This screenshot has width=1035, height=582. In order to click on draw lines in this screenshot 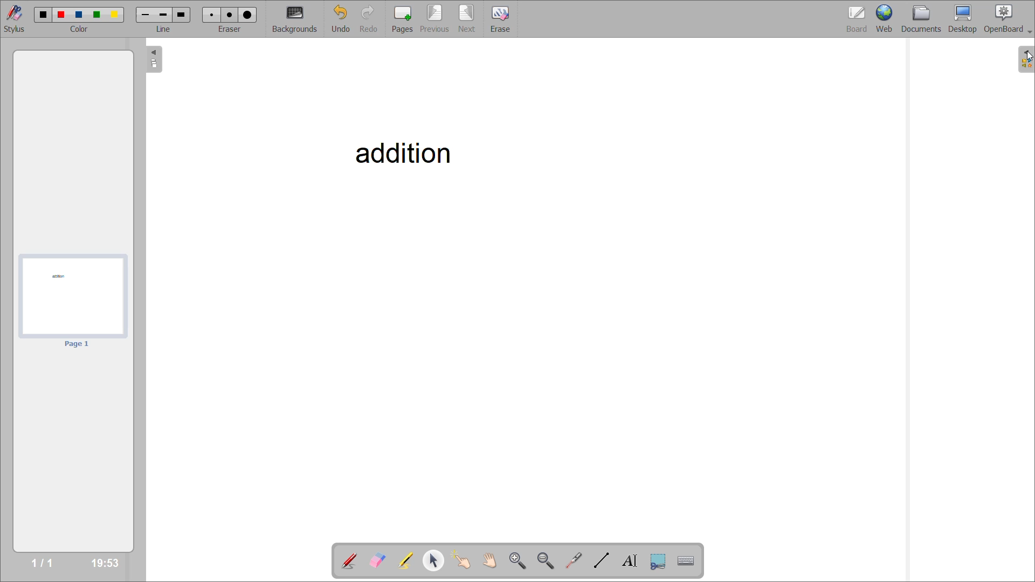, I will do `click(603, 562)`.